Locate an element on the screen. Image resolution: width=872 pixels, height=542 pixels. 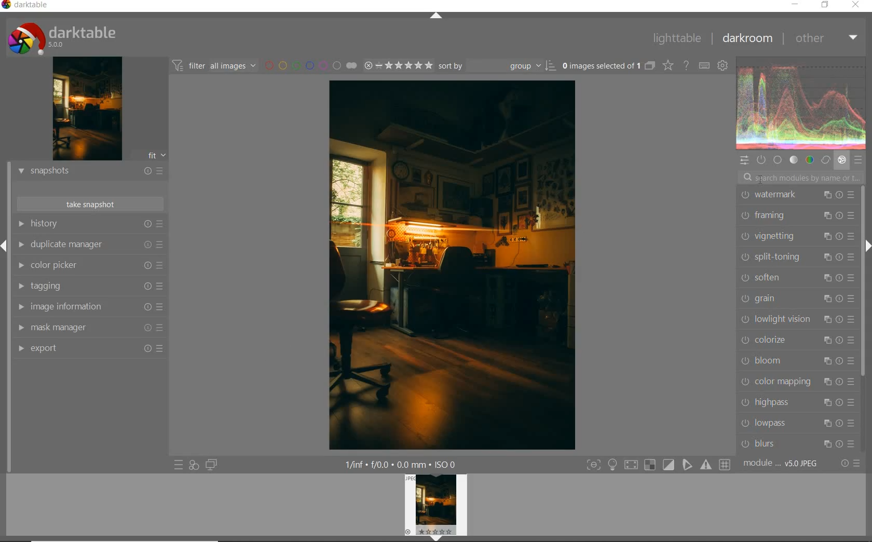
lowpass is located at coordinates (799, 423).